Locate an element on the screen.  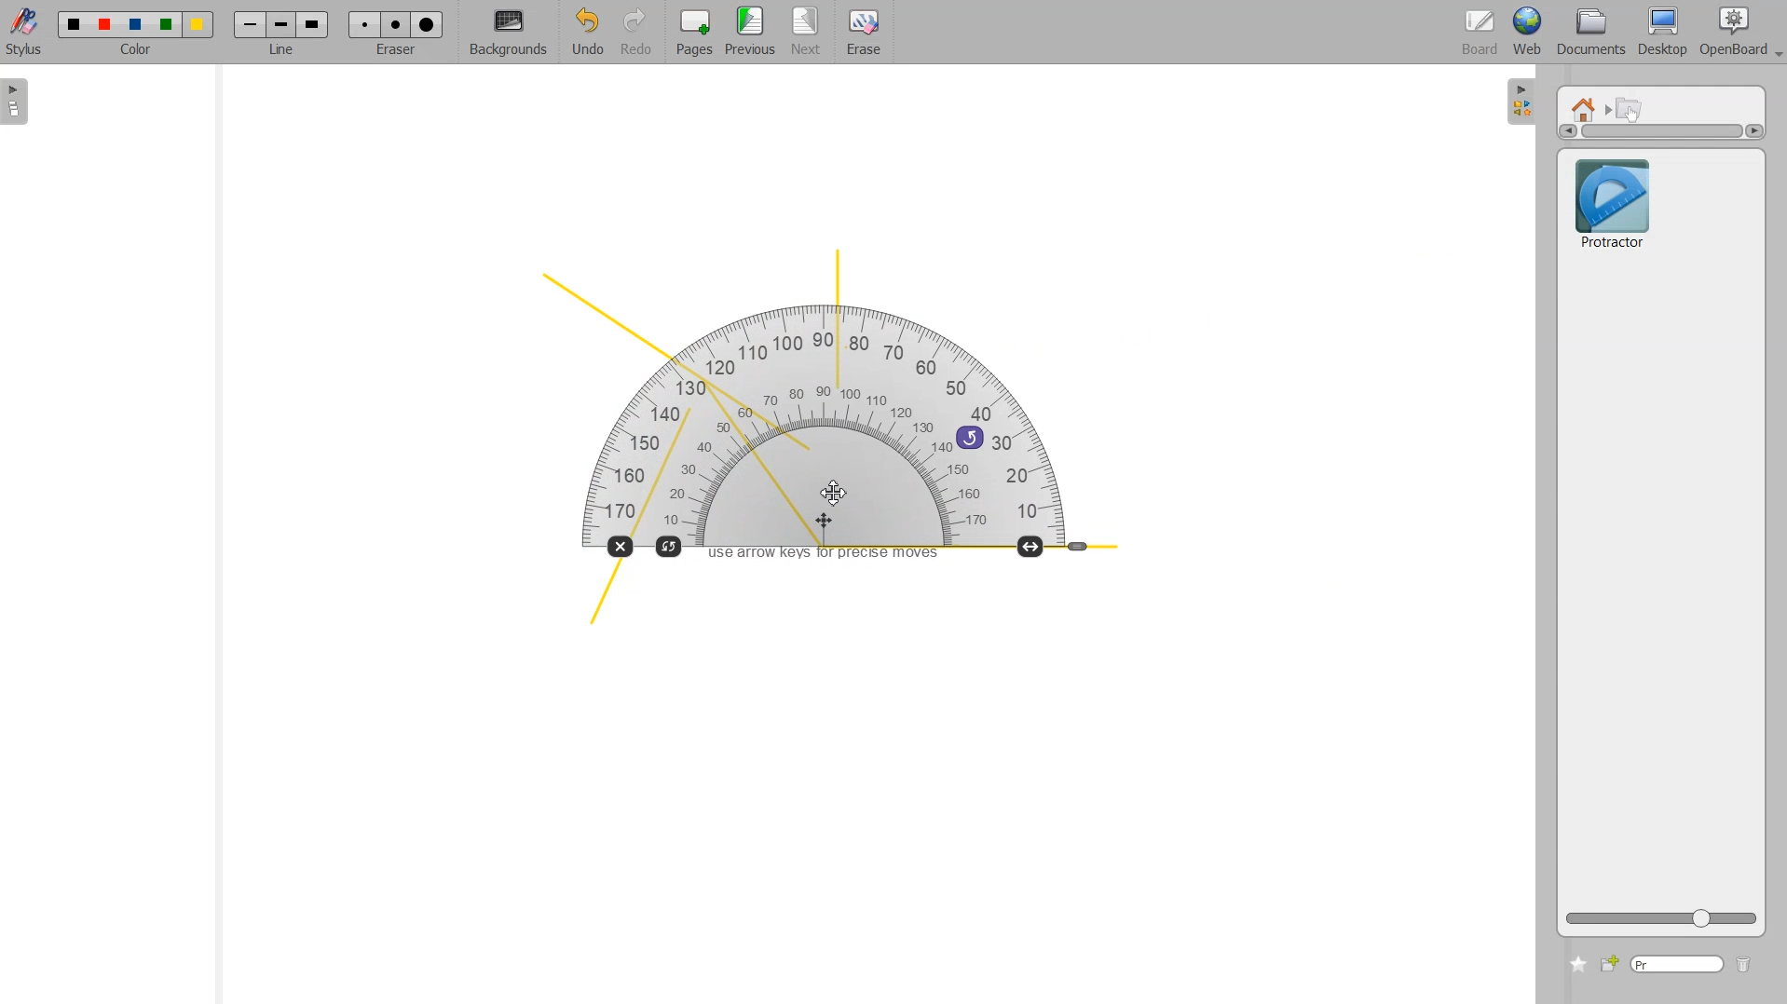
Desktop is located at coordinates (1662, 33).